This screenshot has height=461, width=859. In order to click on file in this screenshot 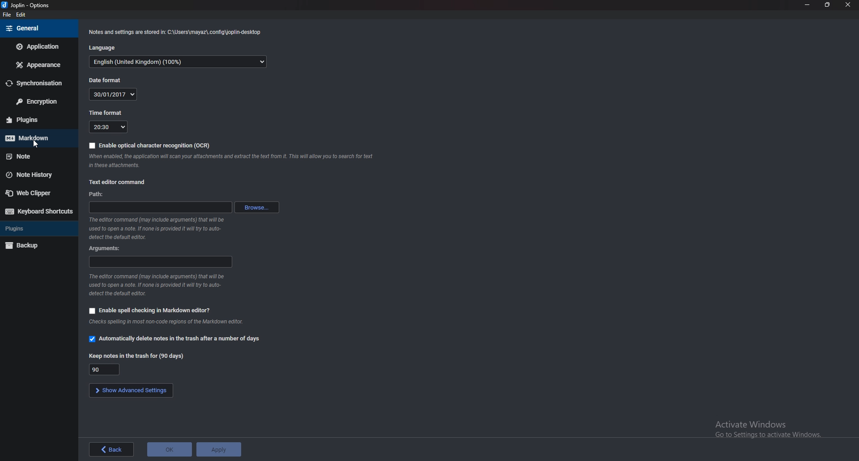, I will do `click(6, 15)`.